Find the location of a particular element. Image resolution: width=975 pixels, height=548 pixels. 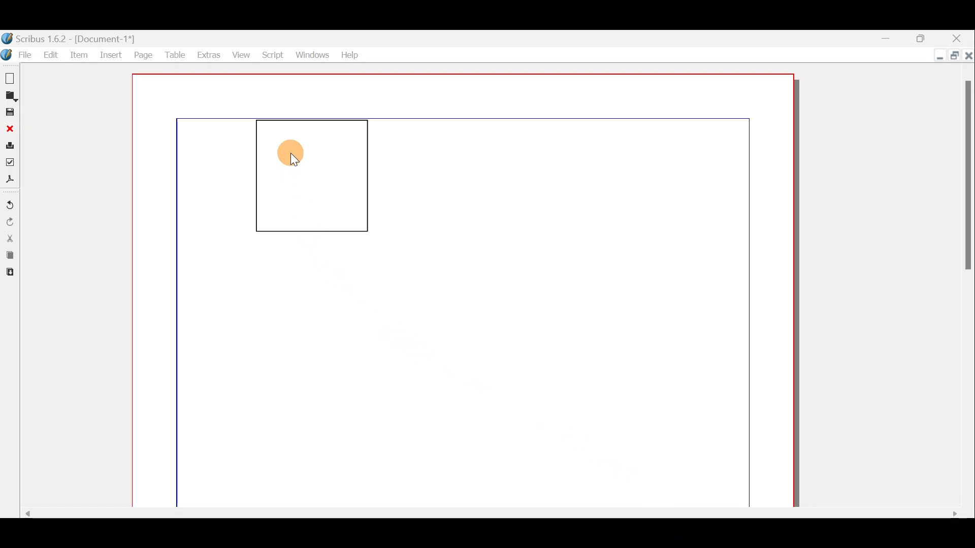

Document name is located at coordinates (70, 39).